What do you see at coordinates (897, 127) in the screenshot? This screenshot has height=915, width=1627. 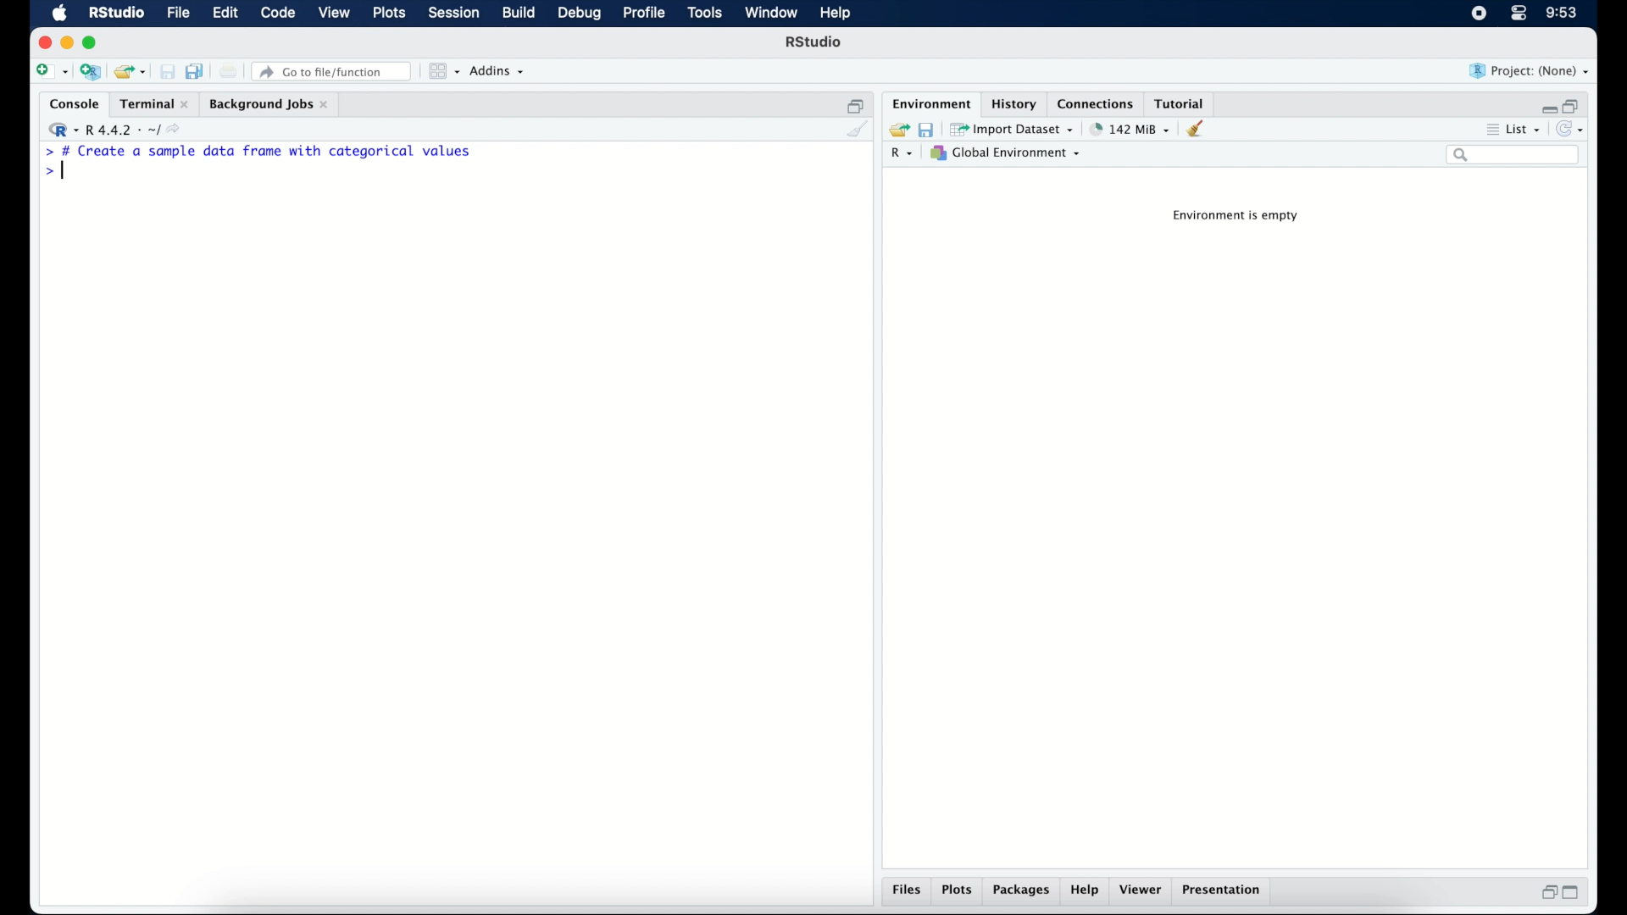 I see `load workspace` at bounding box center [897, 127].